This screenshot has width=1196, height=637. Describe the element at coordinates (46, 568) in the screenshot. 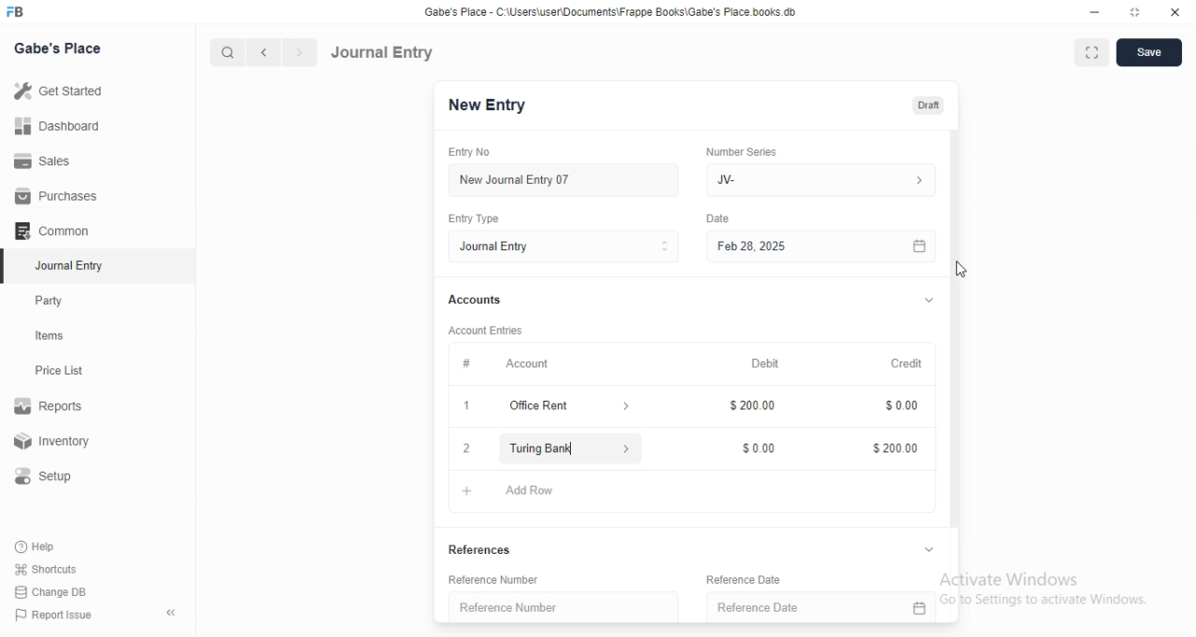

I see `Shortcuts` at that location.